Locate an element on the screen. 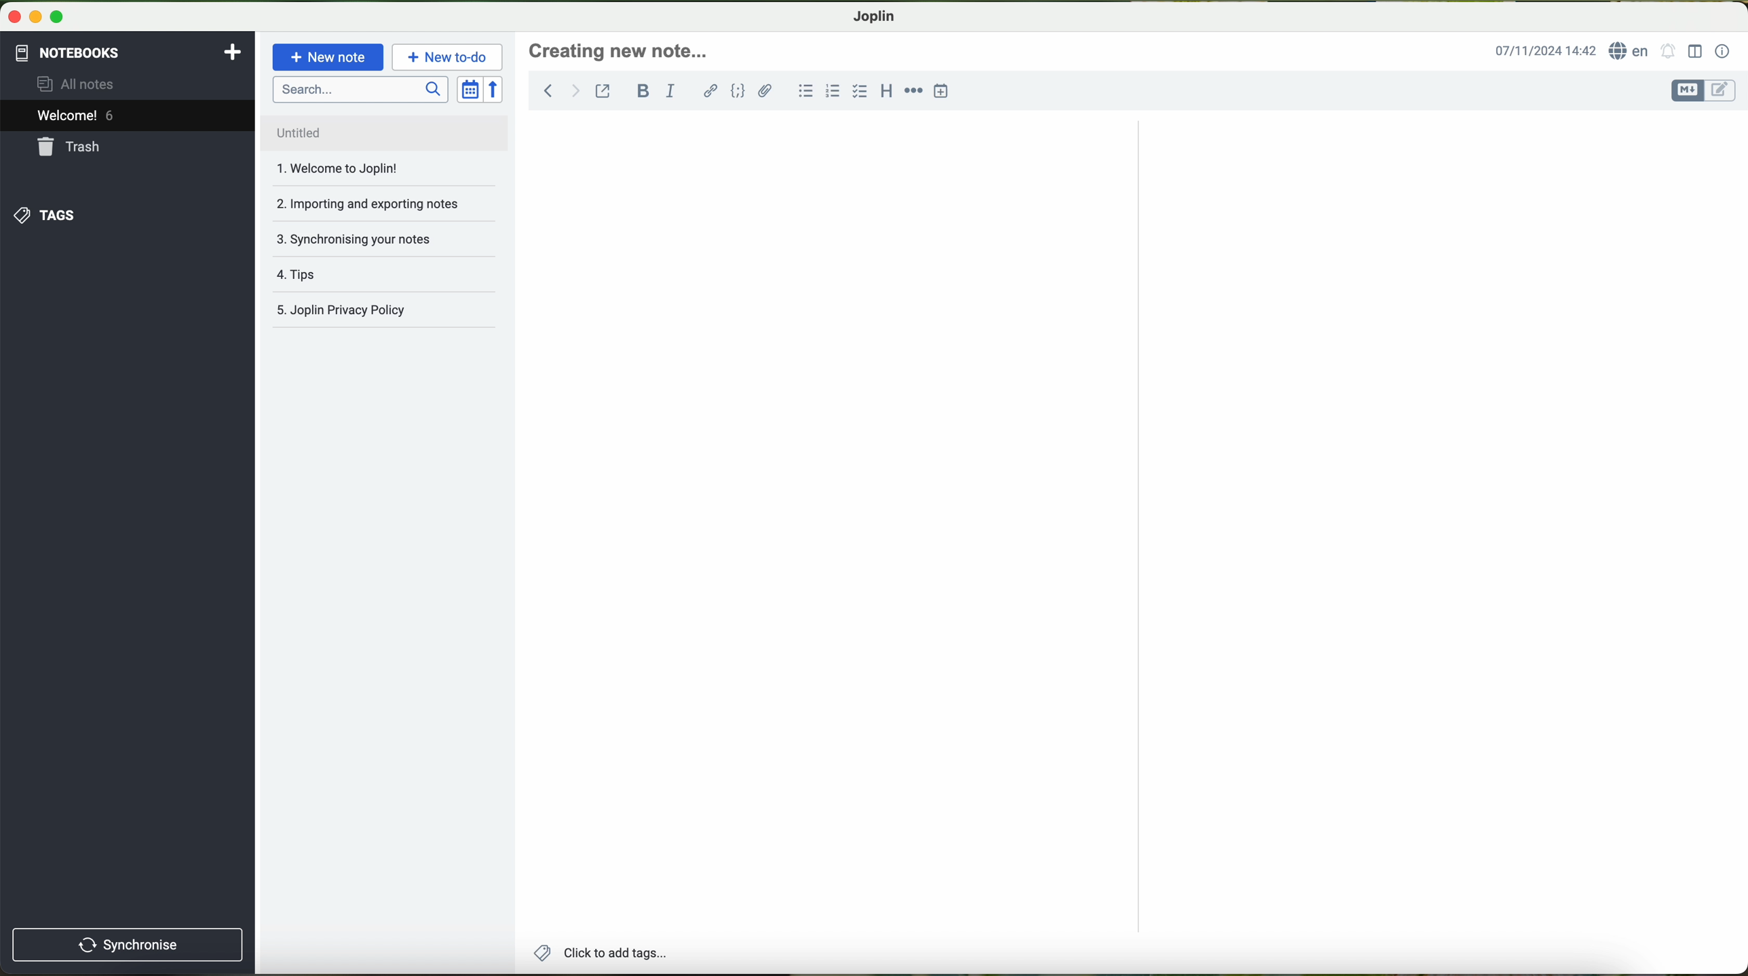  tags is located at coordinates (381, 274).